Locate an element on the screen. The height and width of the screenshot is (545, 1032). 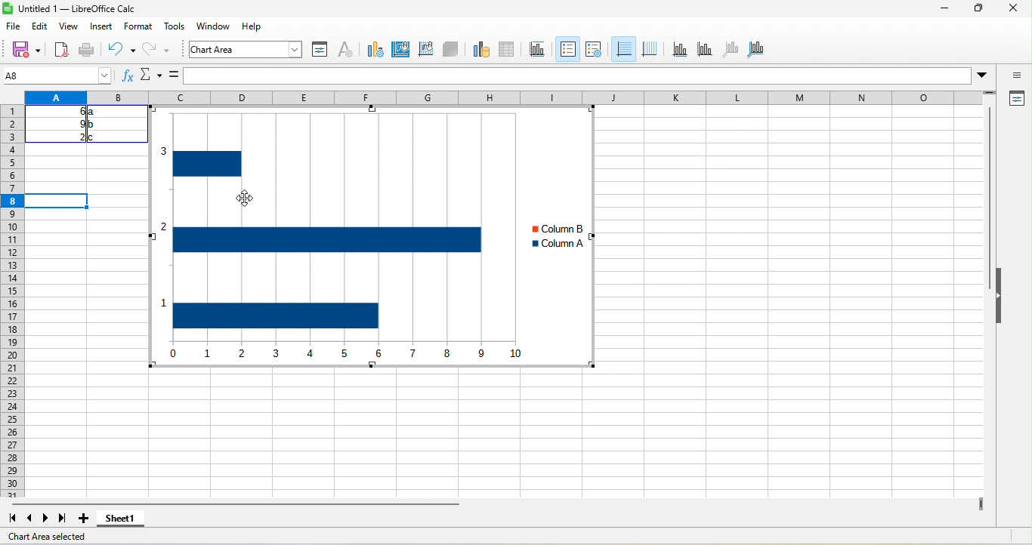
open is located at coordinates (60, 48).